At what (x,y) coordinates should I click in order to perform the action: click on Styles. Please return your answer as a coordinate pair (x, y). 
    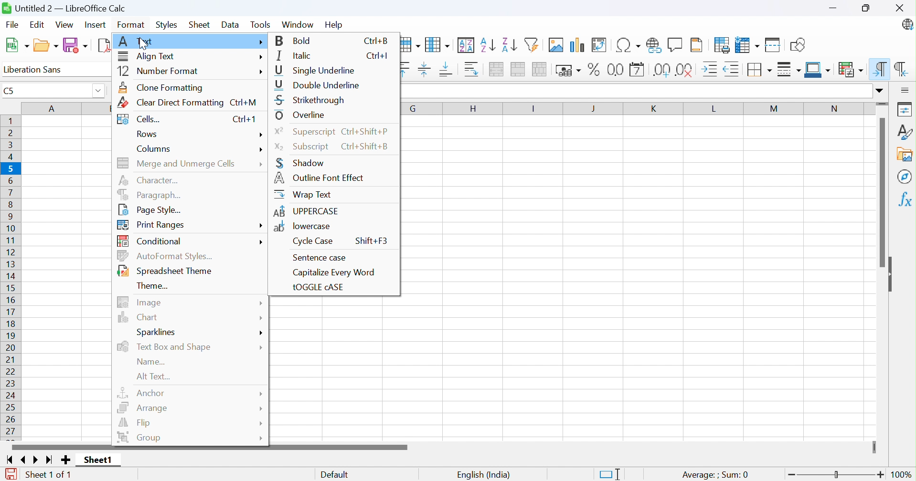
    Looking at the image, I should click on (905, 132).